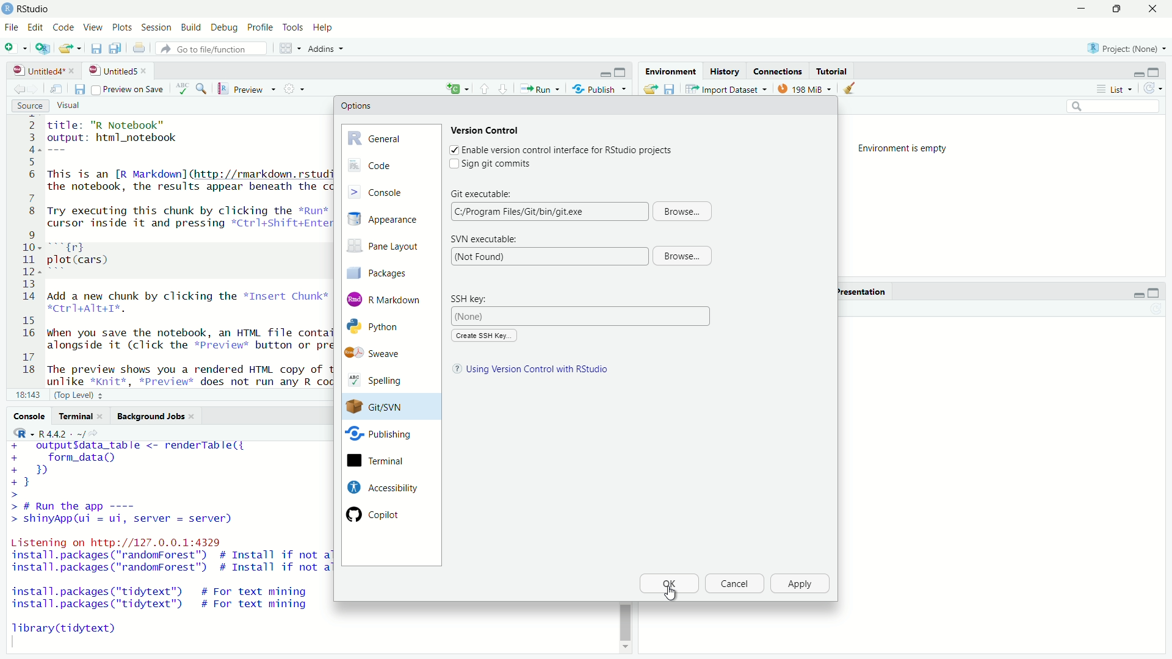 Image resolution: width=1172 pixels, height=659 pixels. Describe the element at coordinates (1115, 107) in the screenshot. I see `search` at that location.